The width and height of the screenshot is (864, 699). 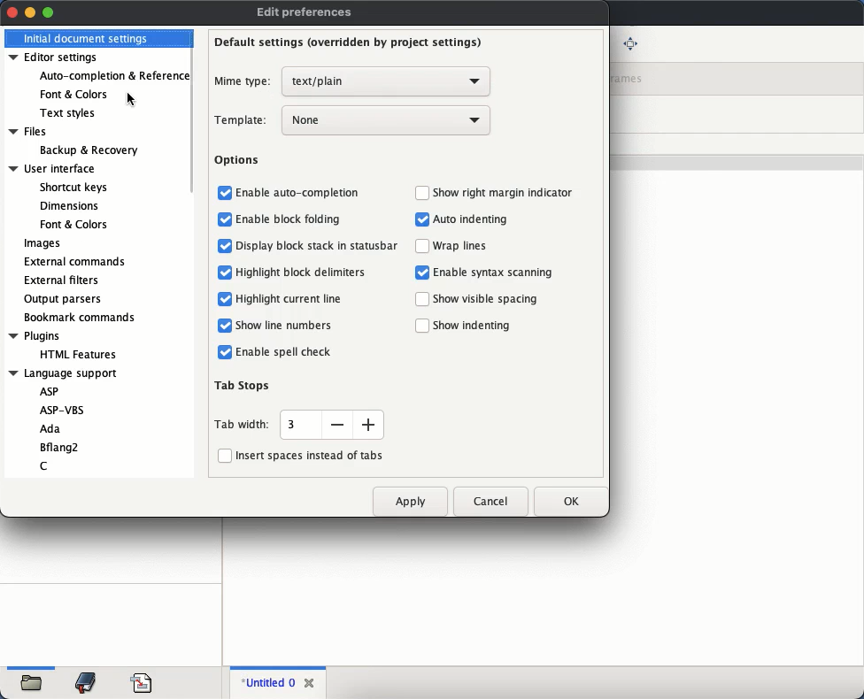 I want to click on reduce tab width, so click(x=336, y=424).